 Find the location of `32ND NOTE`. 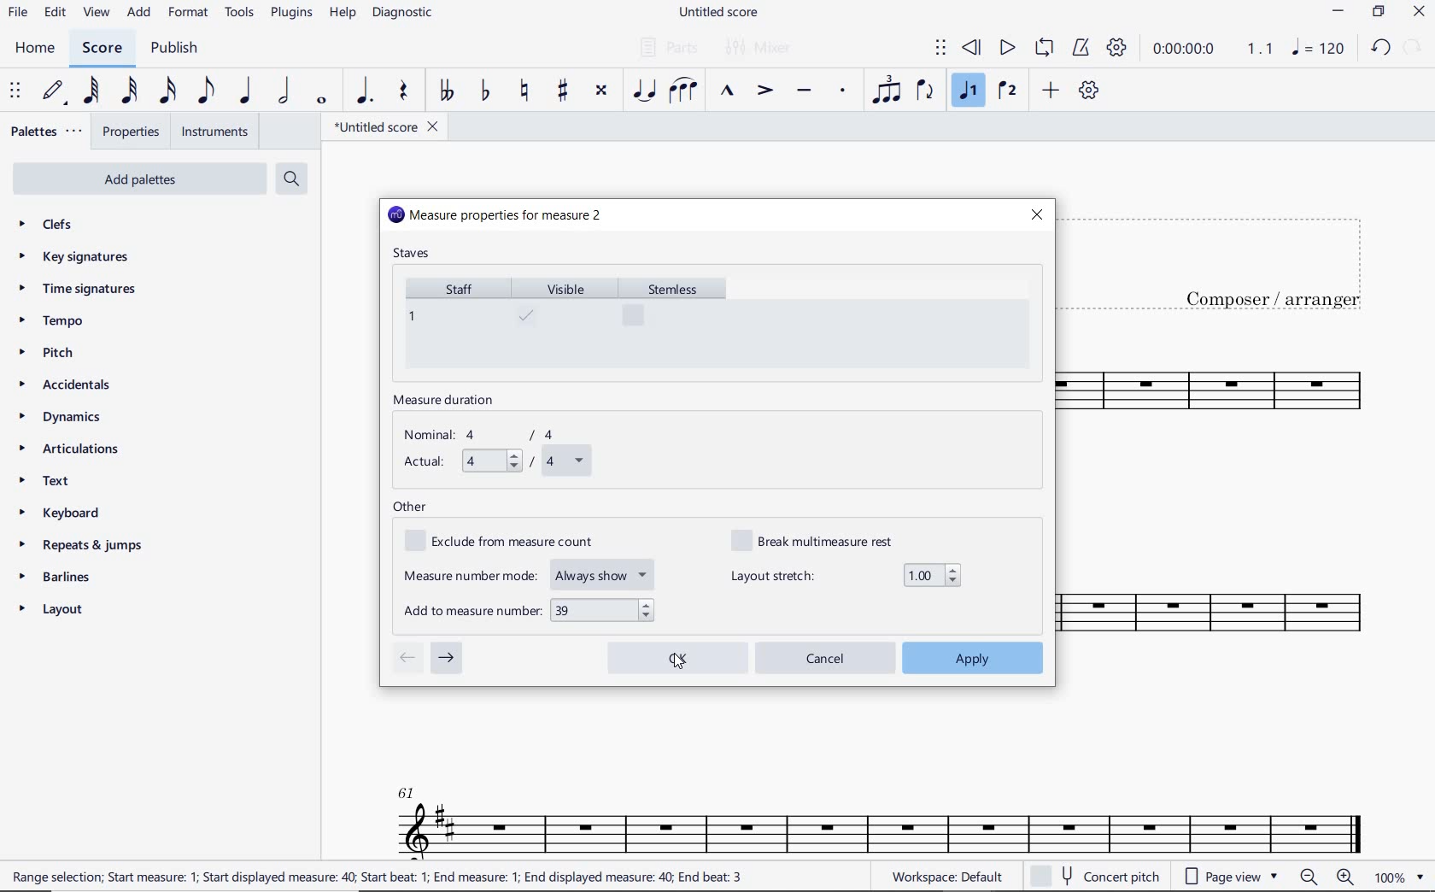

32ND NOTE is located at coordinates (130, 91).